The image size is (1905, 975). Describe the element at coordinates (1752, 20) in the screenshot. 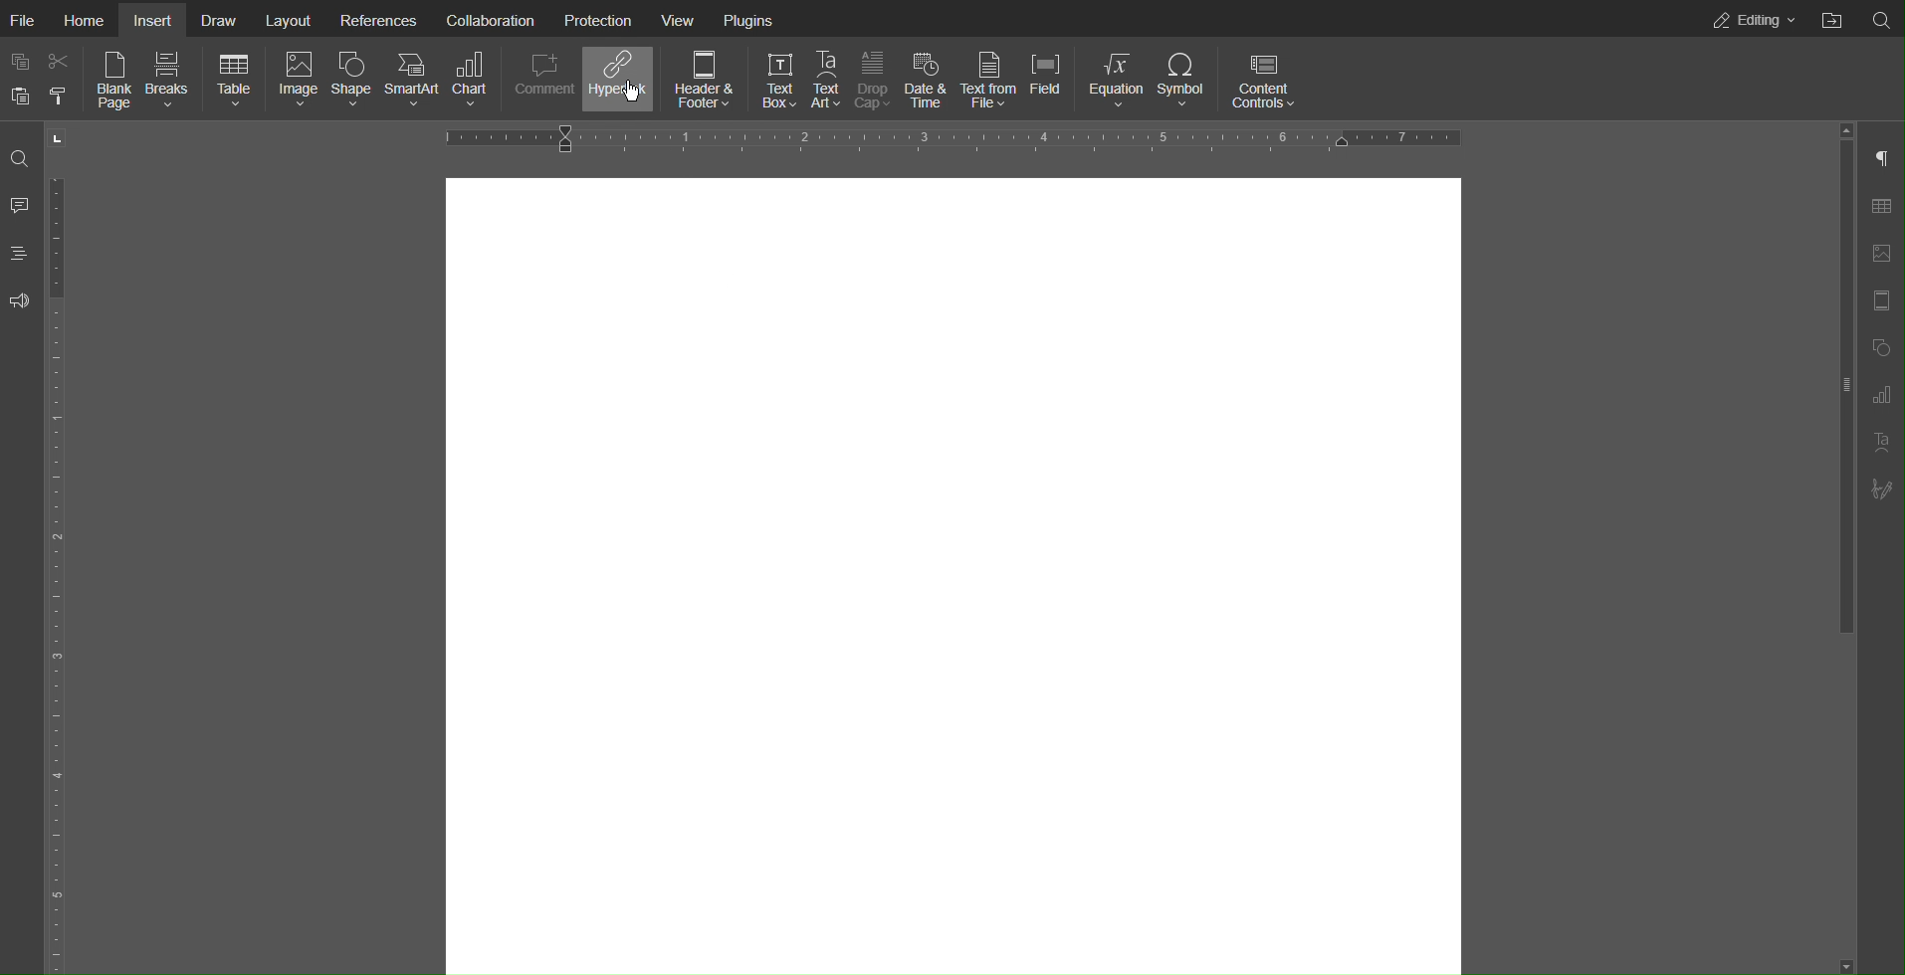

I see `Editing` at that location.